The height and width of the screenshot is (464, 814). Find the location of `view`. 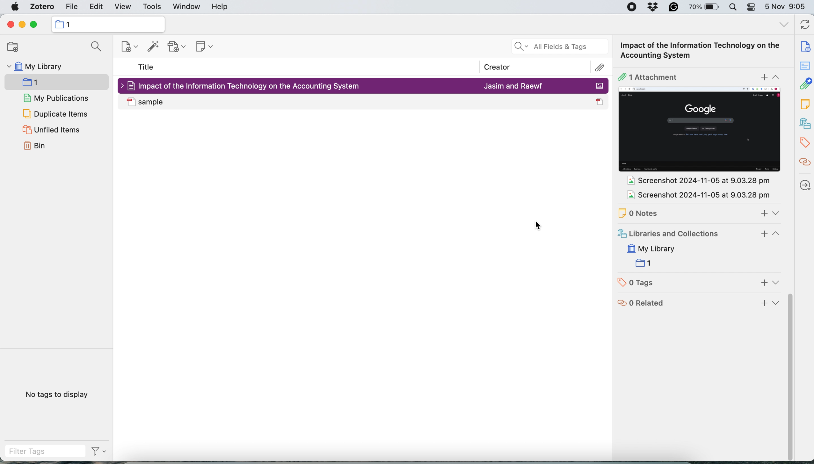

view is located at coordinates (123, 7).